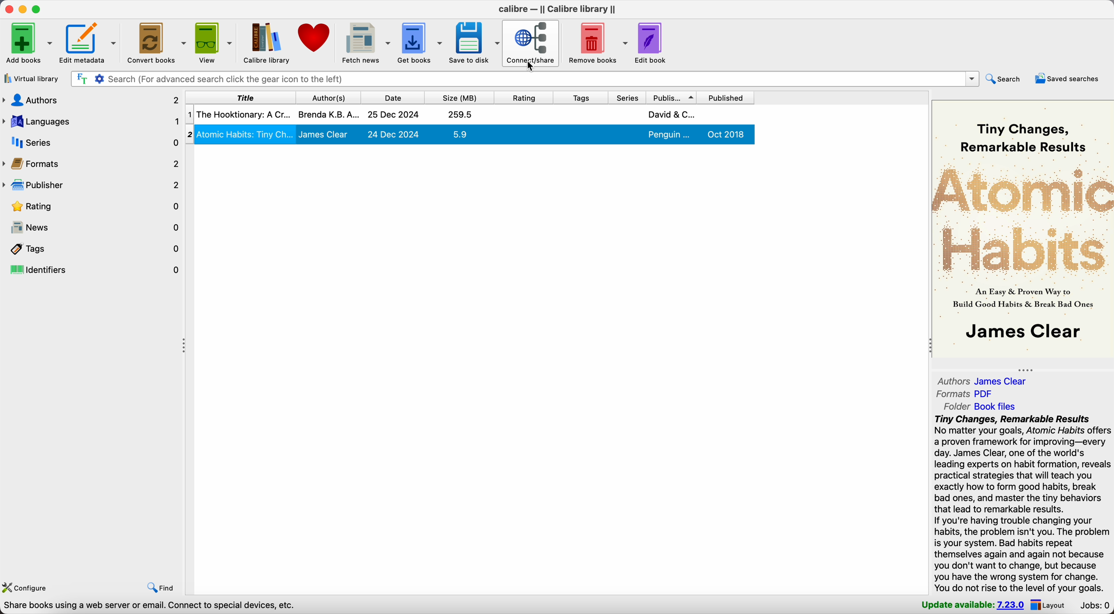 Image resolution: width=1114 pixels, height=614 pixels. What do you see at coordinates (23, 8) in the screenshot?
I see `minimize` at bounding box center [23, 8].